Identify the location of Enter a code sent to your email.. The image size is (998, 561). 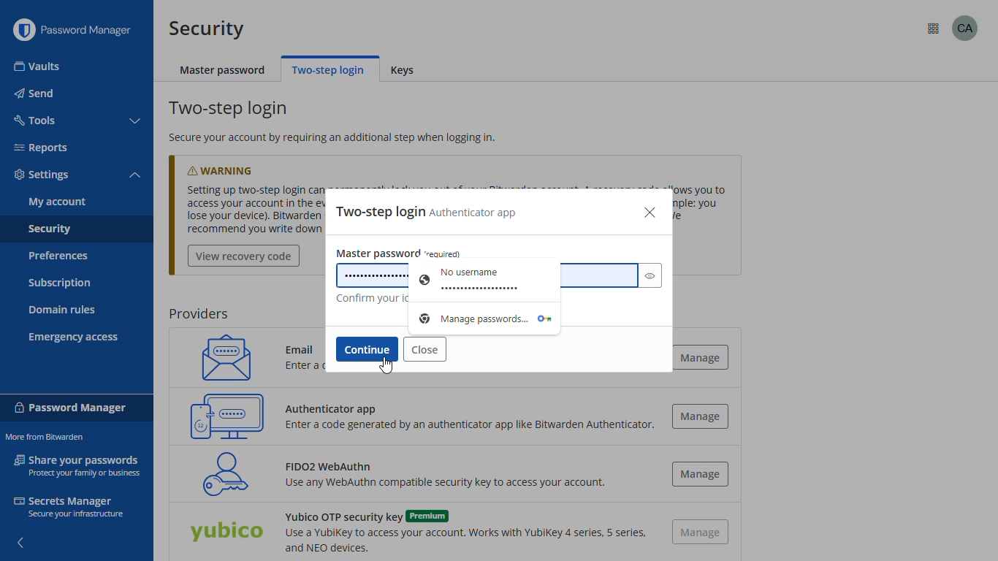
(302, 368).